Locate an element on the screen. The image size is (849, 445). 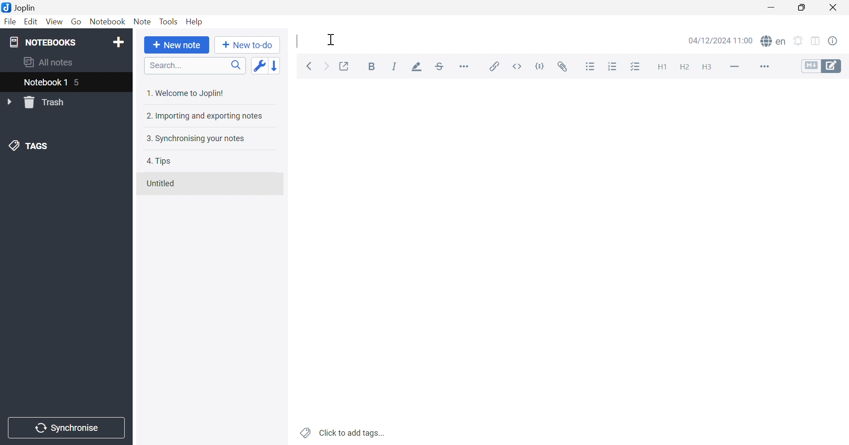
Insert / edit link is located at coordinates (495, 66).